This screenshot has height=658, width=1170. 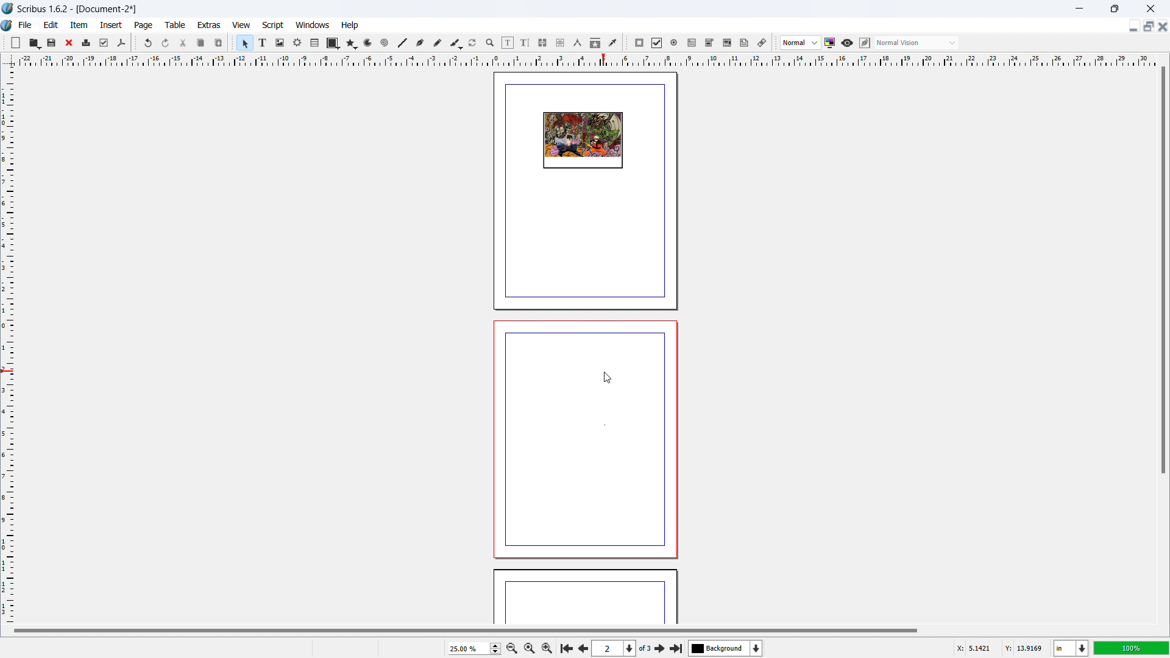 I want to click on horizontal ruler, so click(x=586, y=60).